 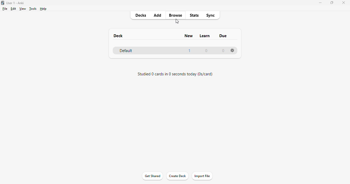 I want to click on 0, so click(x=223, y=50).